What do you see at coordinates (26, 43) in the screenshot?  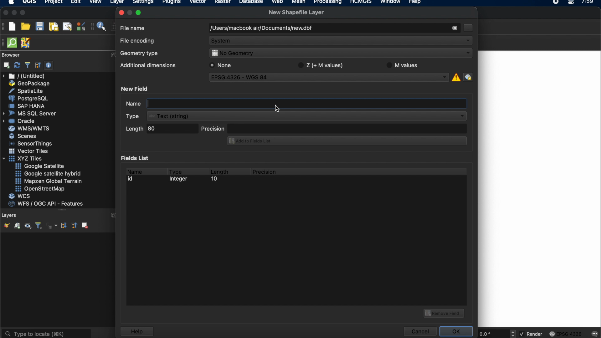 I see `JOSM remote` at bounding box center [26, 43].